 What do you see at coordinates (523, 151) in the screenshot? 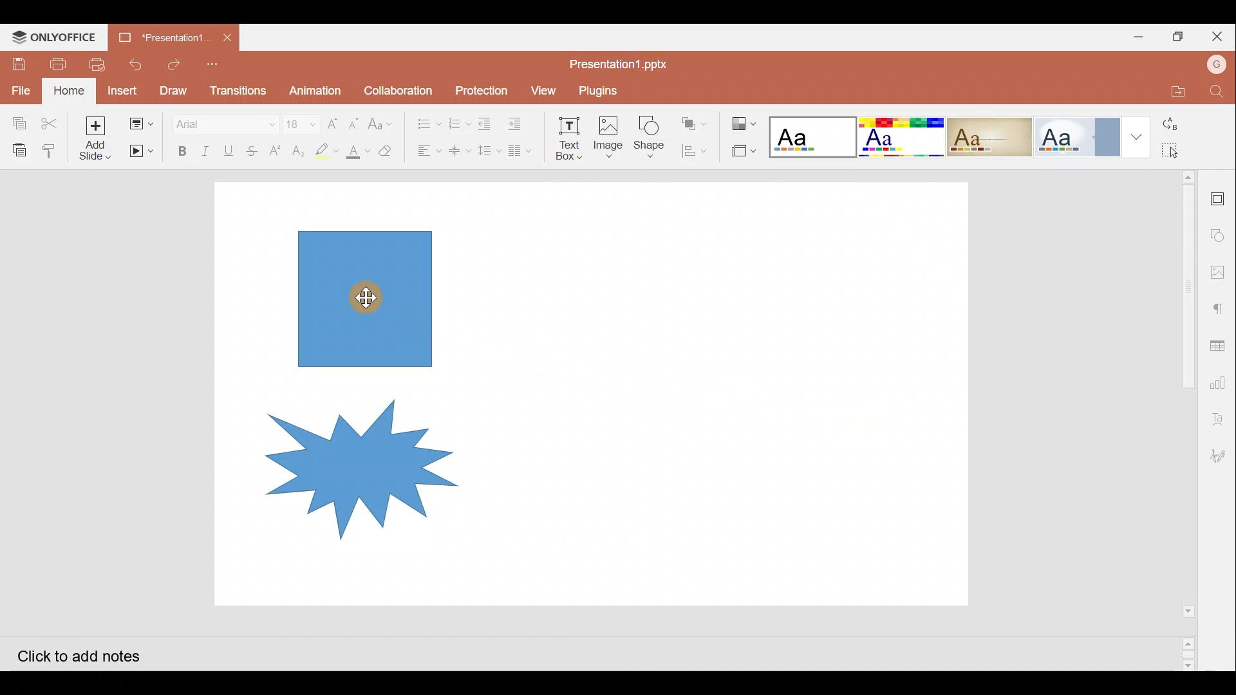
I see `Insert columns` at bounding box center [523, 151].